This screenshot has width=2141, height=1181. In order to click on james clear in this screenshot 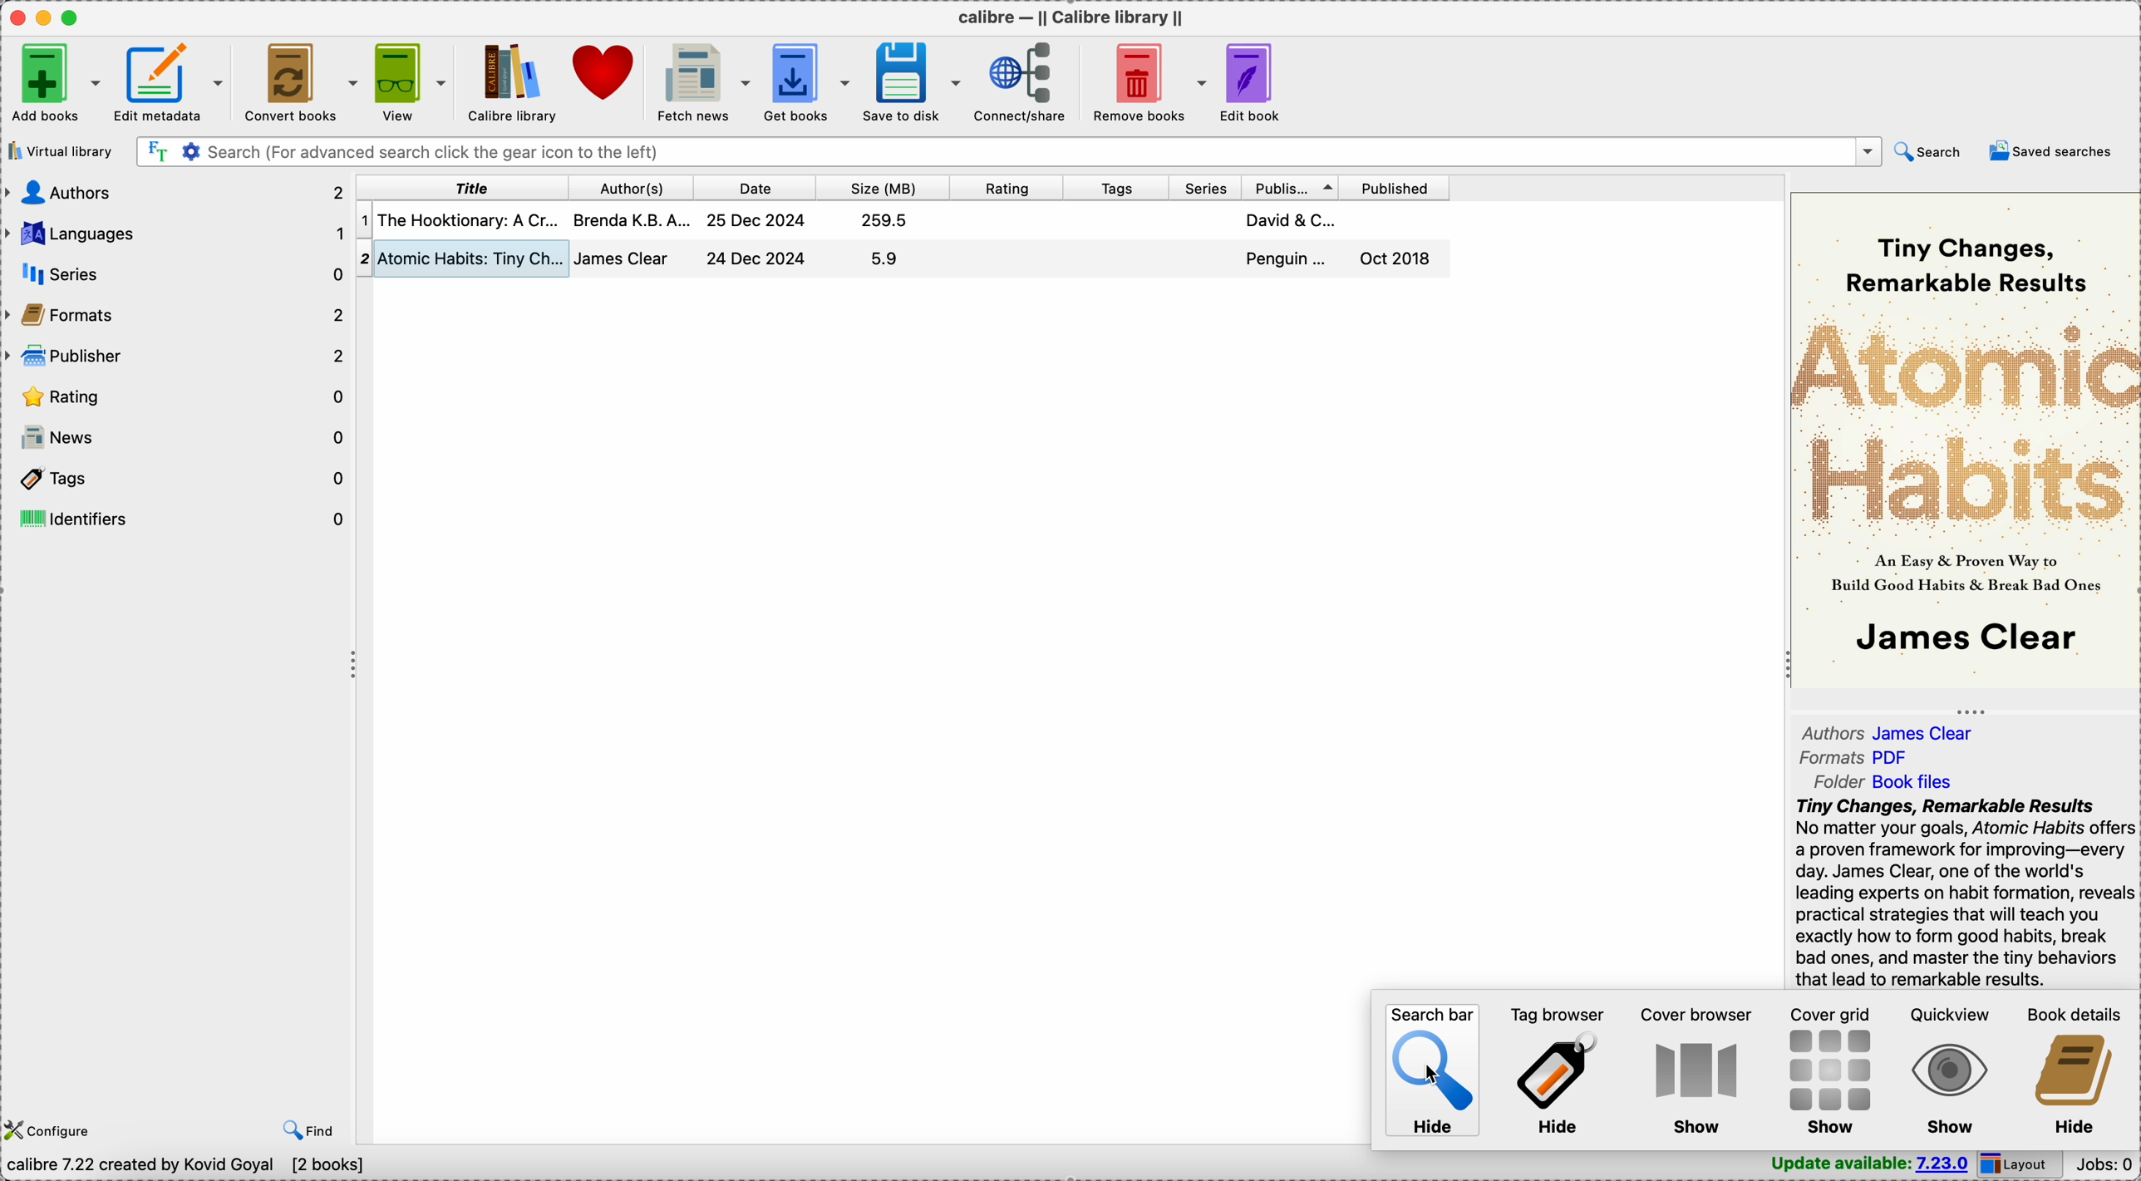, I will do `click(624, 258)`.